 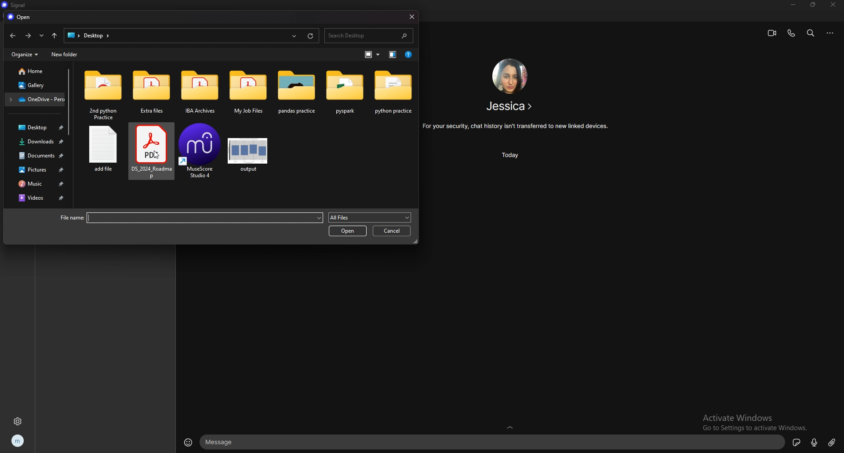 I want to click on videos, so click(x=37, y=197).